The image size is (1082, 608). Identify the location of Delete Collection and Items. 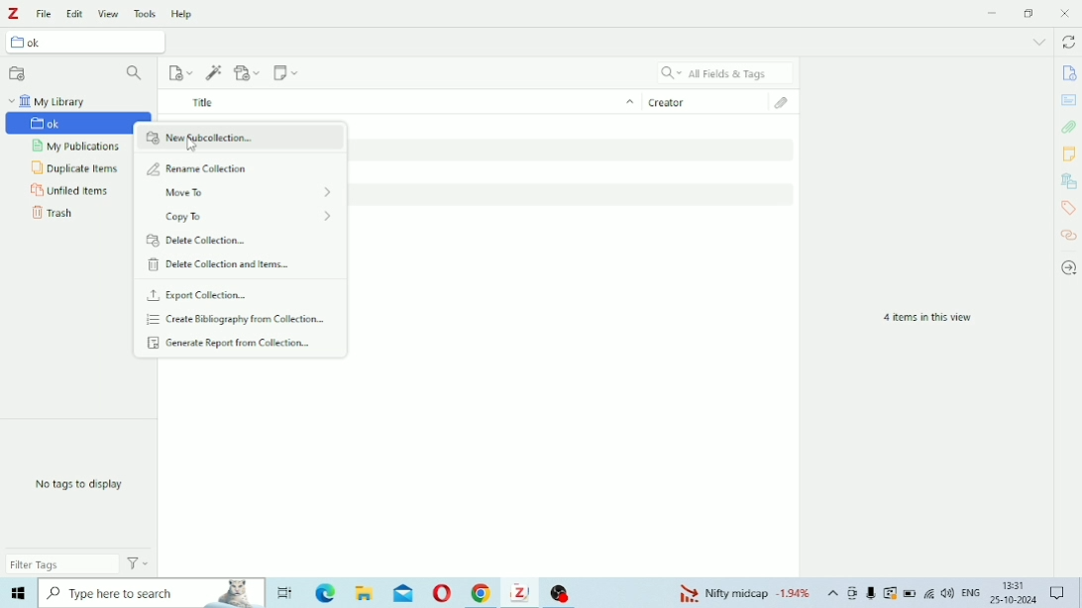
(222, 264).